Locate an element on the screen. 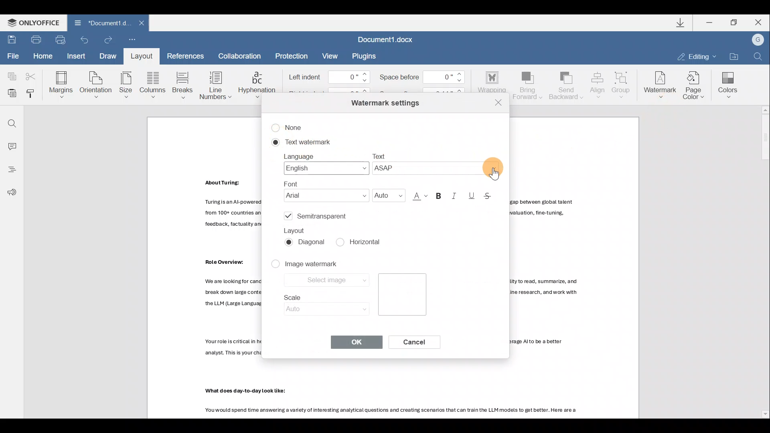 The height and width of the screenshot is (433, 770). References is located at coordinates (184, 55).